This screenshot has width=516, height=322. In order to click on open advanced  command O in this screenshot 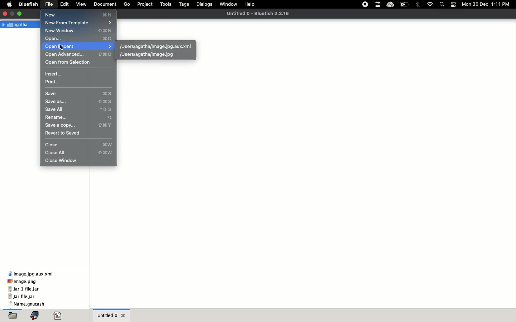, I will do `click(79, 54)`.